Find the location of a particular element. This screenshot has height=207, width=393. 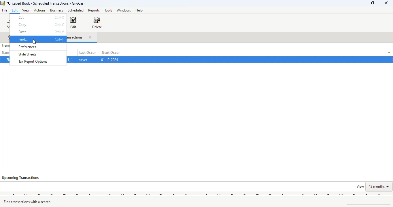

transaction details is located at coordinates (389, 53).